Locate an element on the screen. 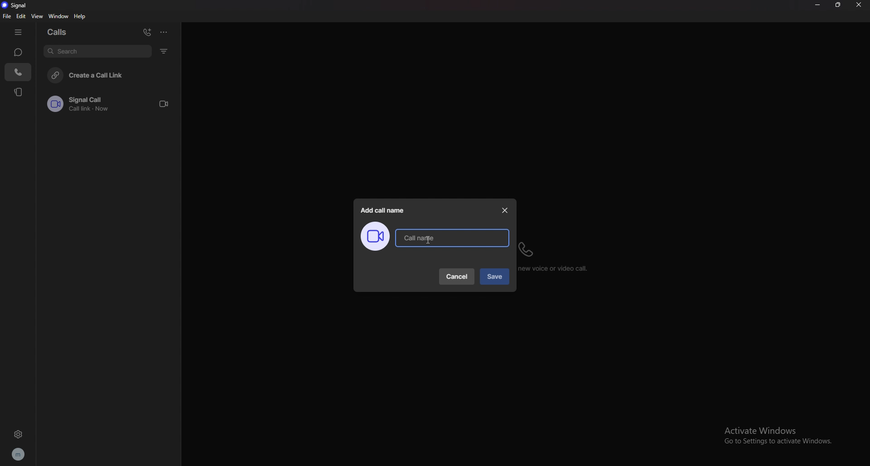 Image resolution: width=870 pixels, height=466 pixels. create a call link is located at coordinates (111, 74).